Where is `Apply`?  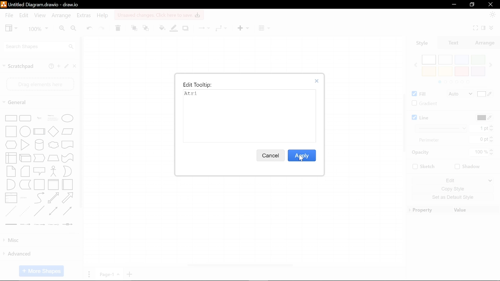
Apply is located at coordinates (302, 155).